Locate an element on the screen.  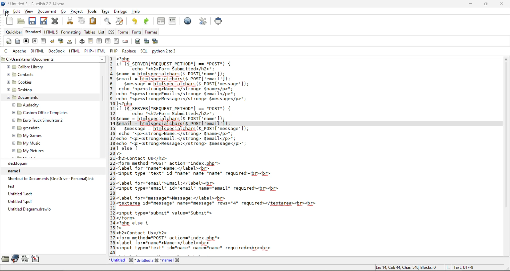
standard is located at coordinates (33, 32).